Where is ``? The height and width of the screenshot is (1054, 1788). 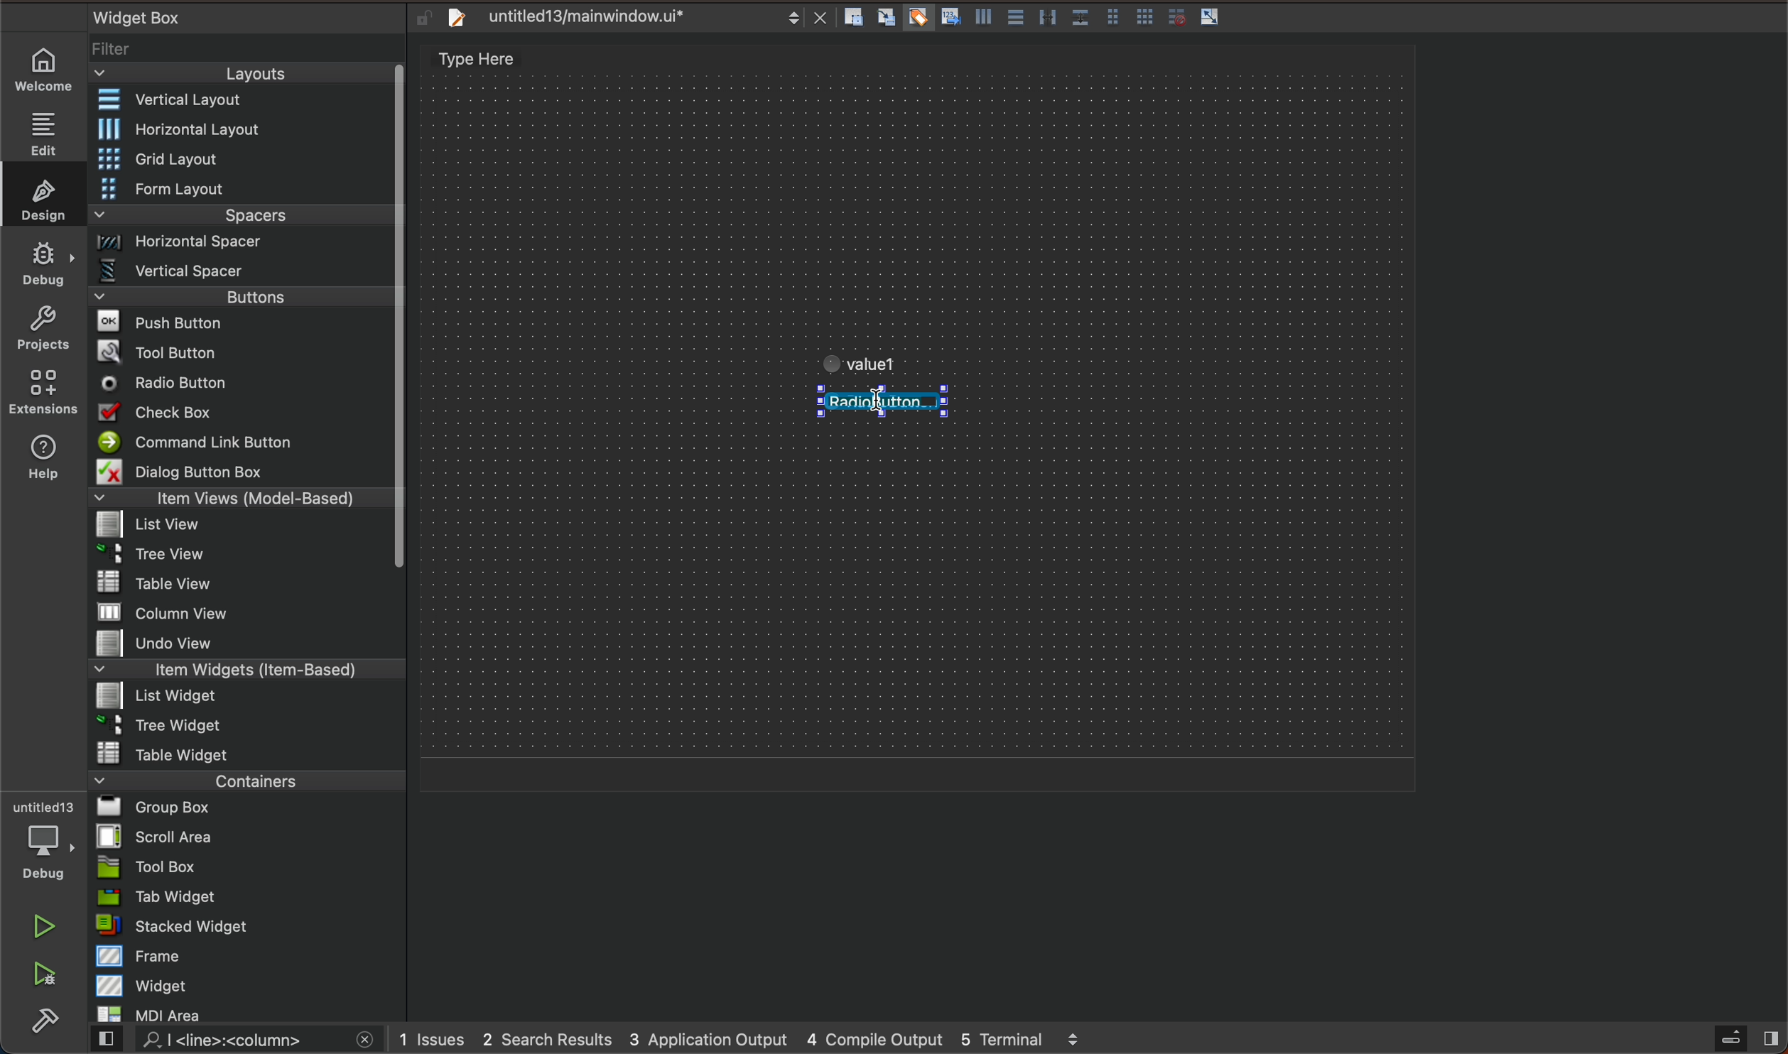
 is located at coordinates (1173, 17).